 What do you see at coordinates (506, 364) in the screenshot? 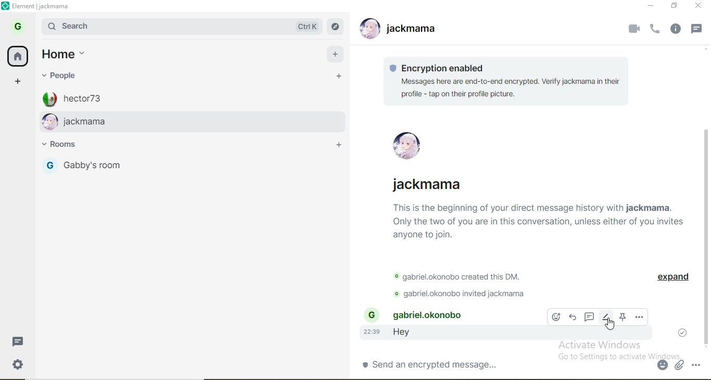
I see `chatbox` at bounding box center [506, 364].